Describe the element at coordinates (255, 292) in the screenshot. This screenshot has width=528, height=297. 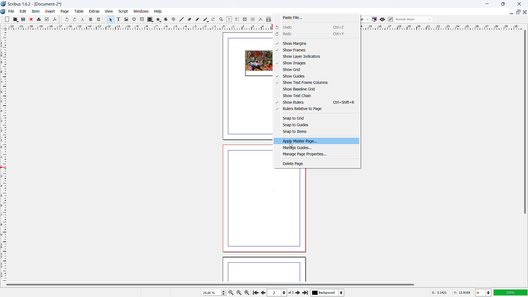
I see `first page` at that location.